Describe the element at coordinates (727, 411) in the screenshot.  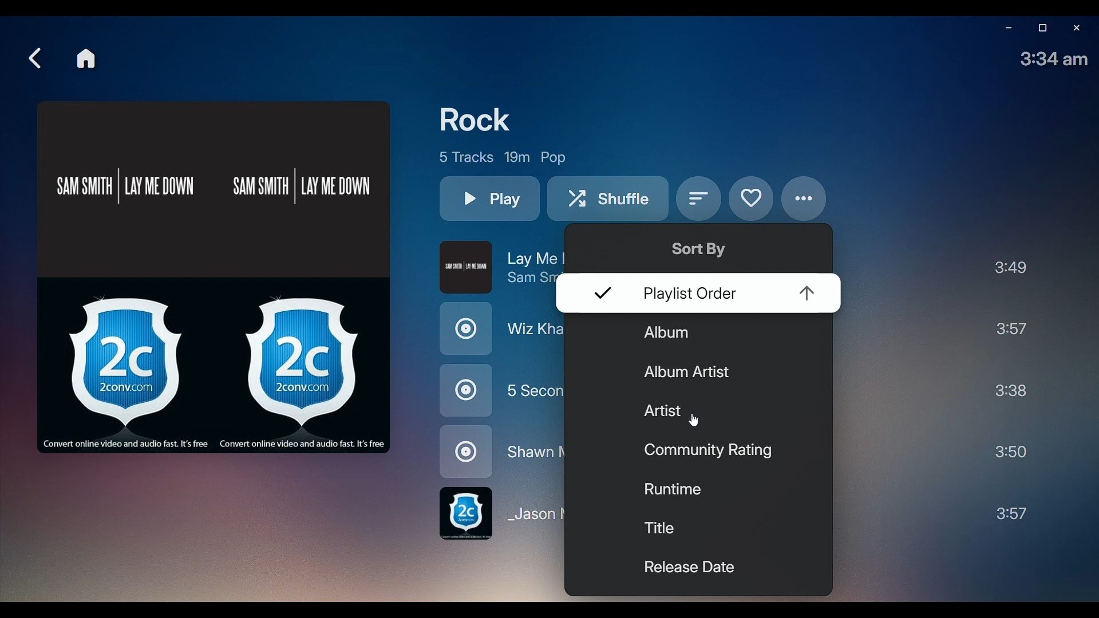
I see `Artist` at that location.